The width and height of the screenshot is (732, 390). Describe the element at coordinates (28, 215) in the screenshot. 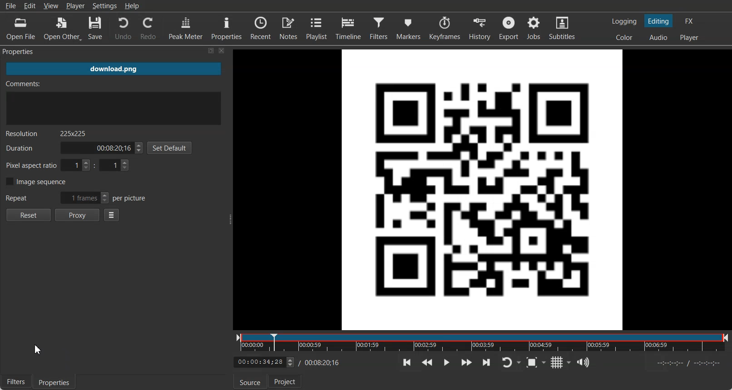

I see `Reset` at that location.